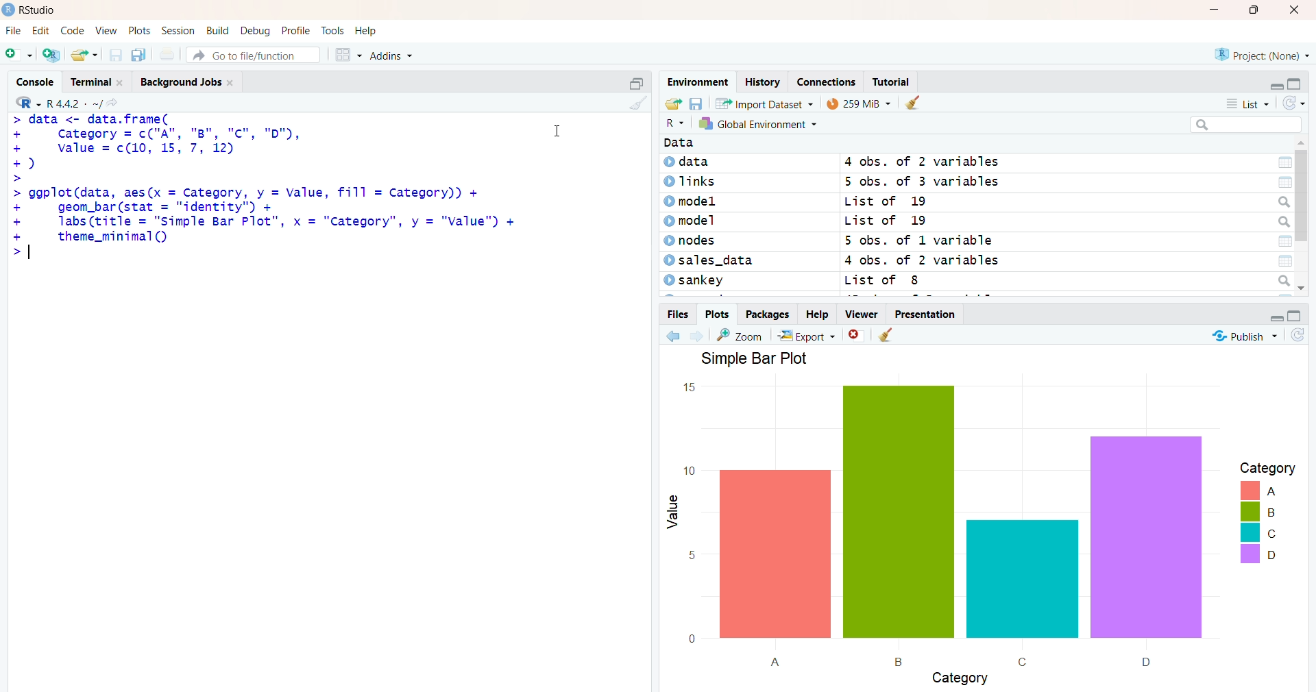 Image resolution: width=1316 pixels, height=692 pixels. Describe the element at coordinates (38, 80) in the screenshot. I see `Console` at that location.